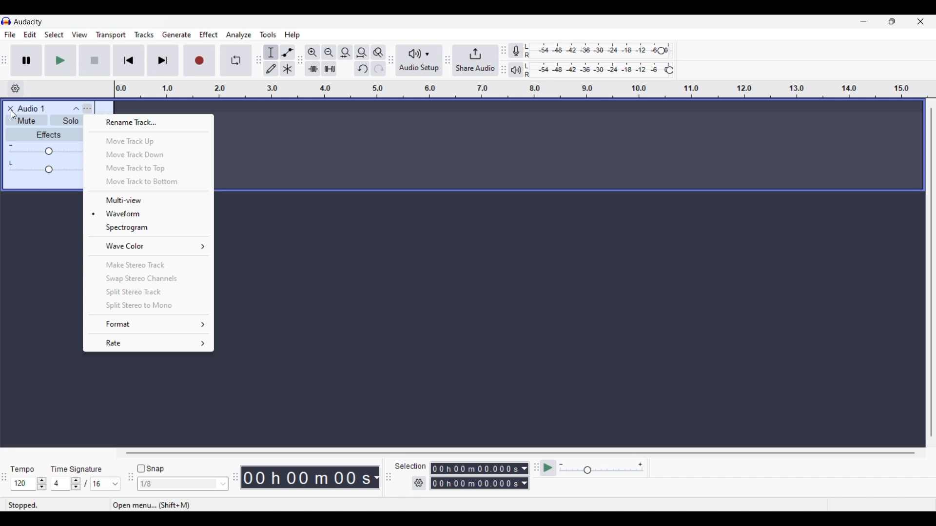 This screenshot has width=936, height=526. Describe the element at coordinates (602, 69) in the screenshot. I see `Playback level` at that location.